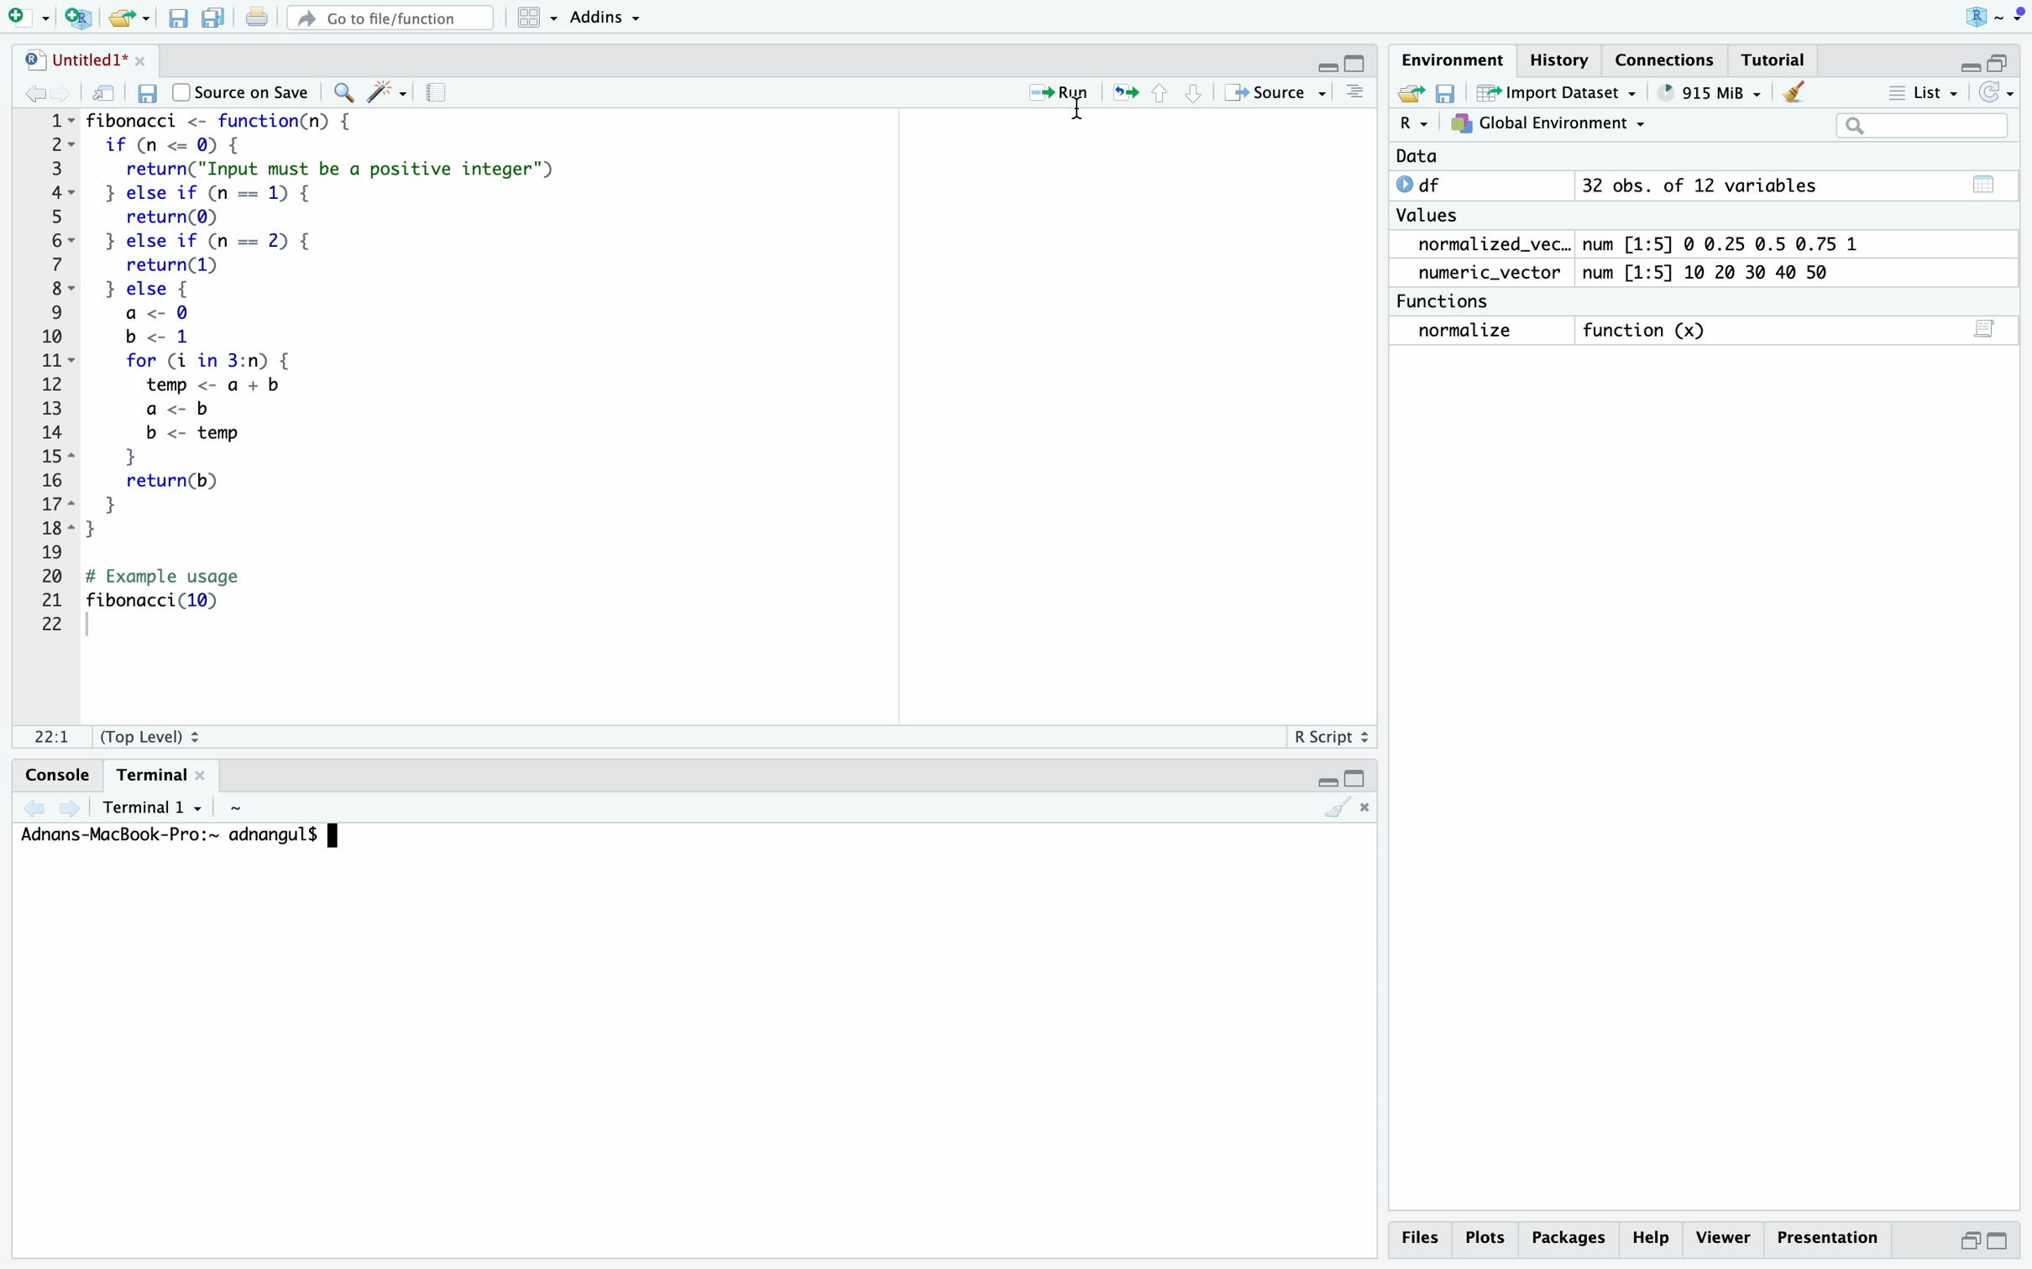 This screenshot has width=2032, height=1269. I want to click on maximize, so click(2009, 1242).